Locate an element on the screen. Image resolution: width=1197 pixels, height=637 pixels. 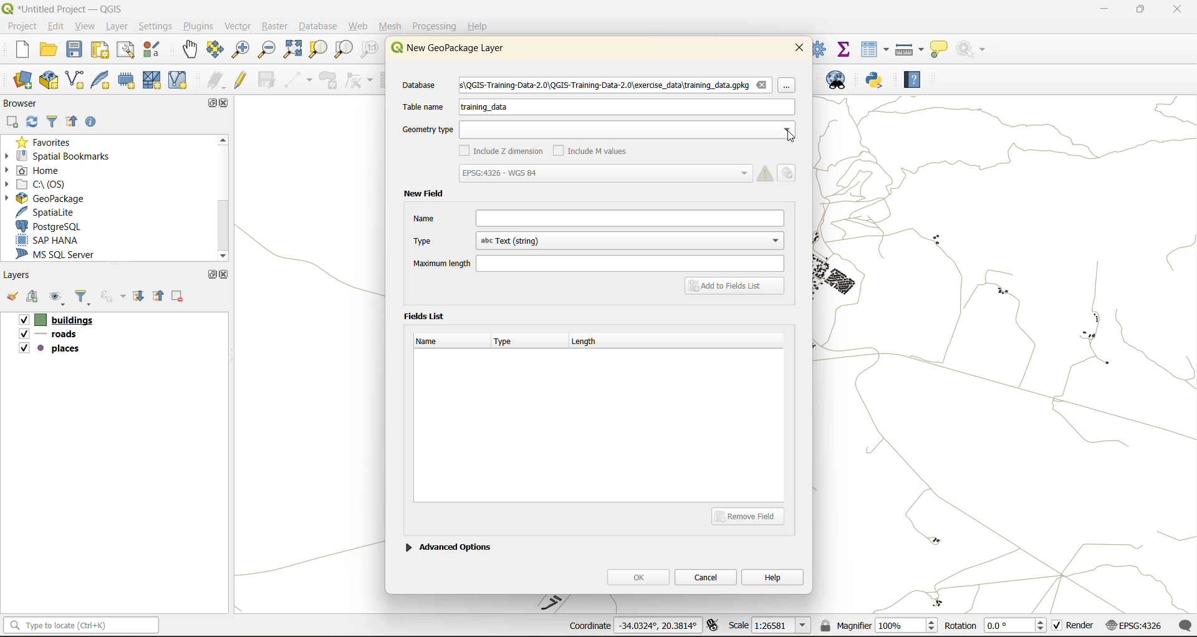
zoom in is located at coordinates (239, 49).